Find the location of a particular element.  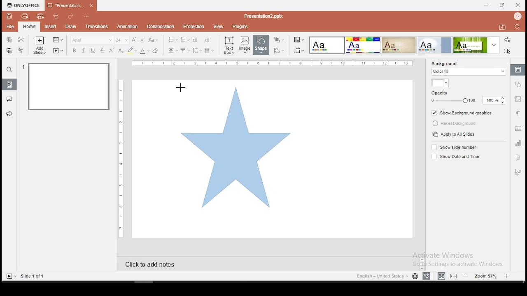

english - united states is located at coordinates (382, 277).